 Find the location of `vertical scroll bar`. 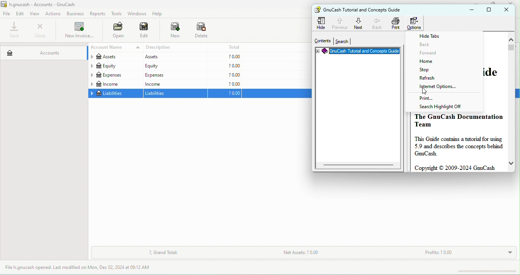

vertical scroll bar is located at coordinates (510, 47).